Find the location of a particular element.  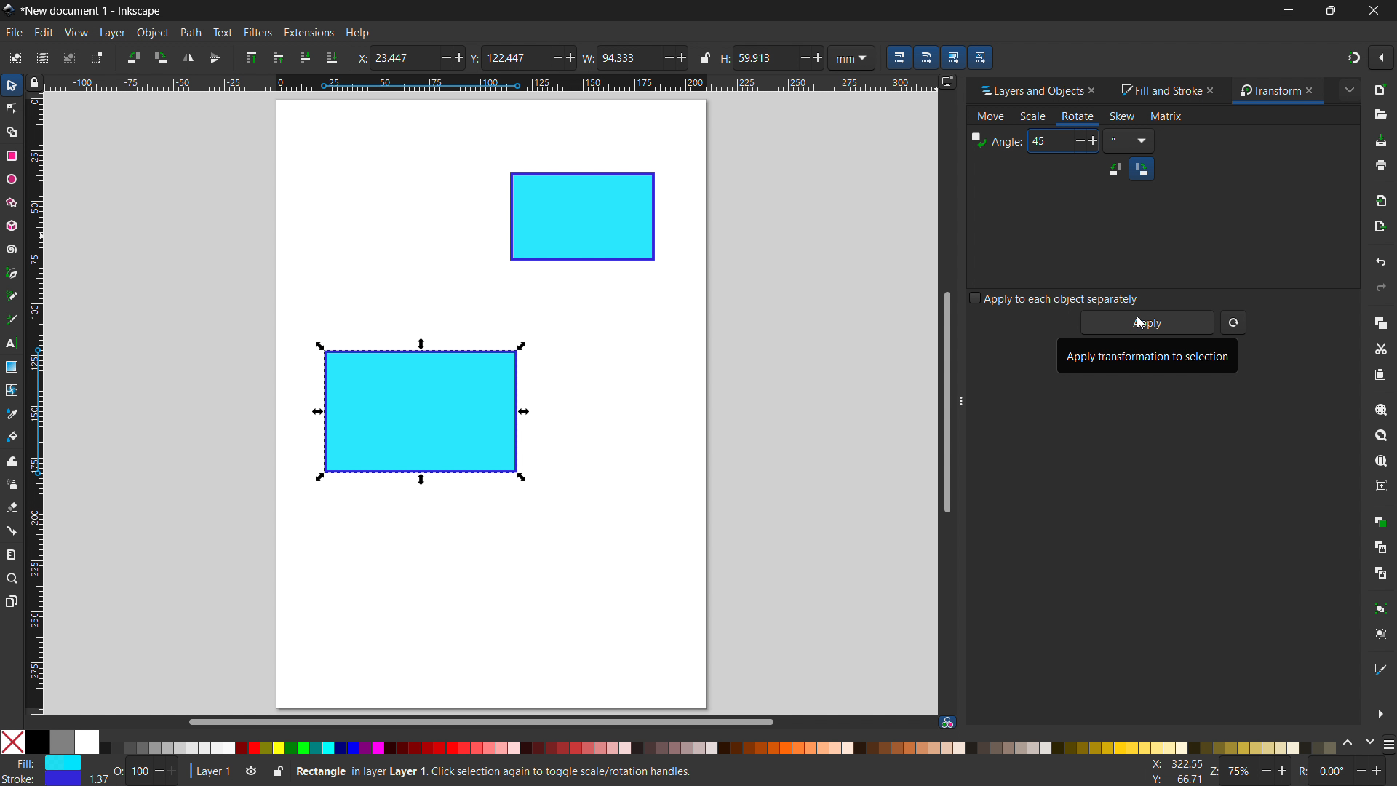

rotate is located at coordinates (1077, 116).